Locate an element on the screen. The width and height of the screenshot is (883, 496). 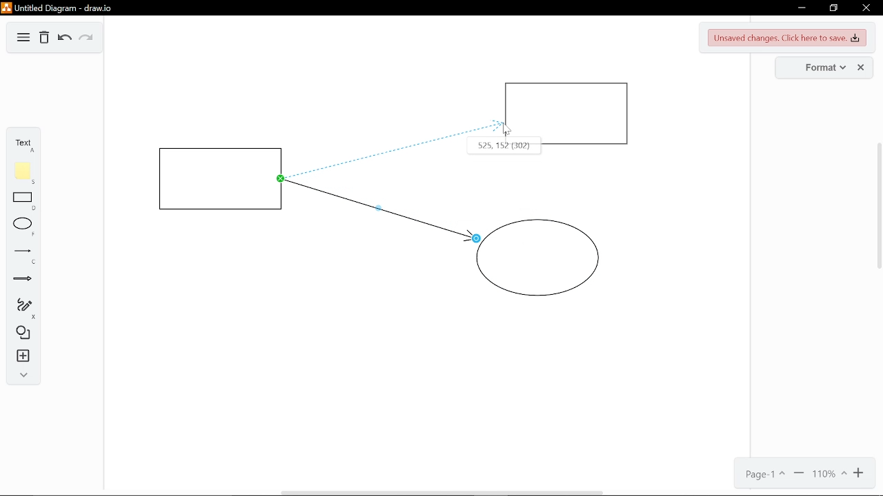
Freehand is located at coordinates (22, 308).